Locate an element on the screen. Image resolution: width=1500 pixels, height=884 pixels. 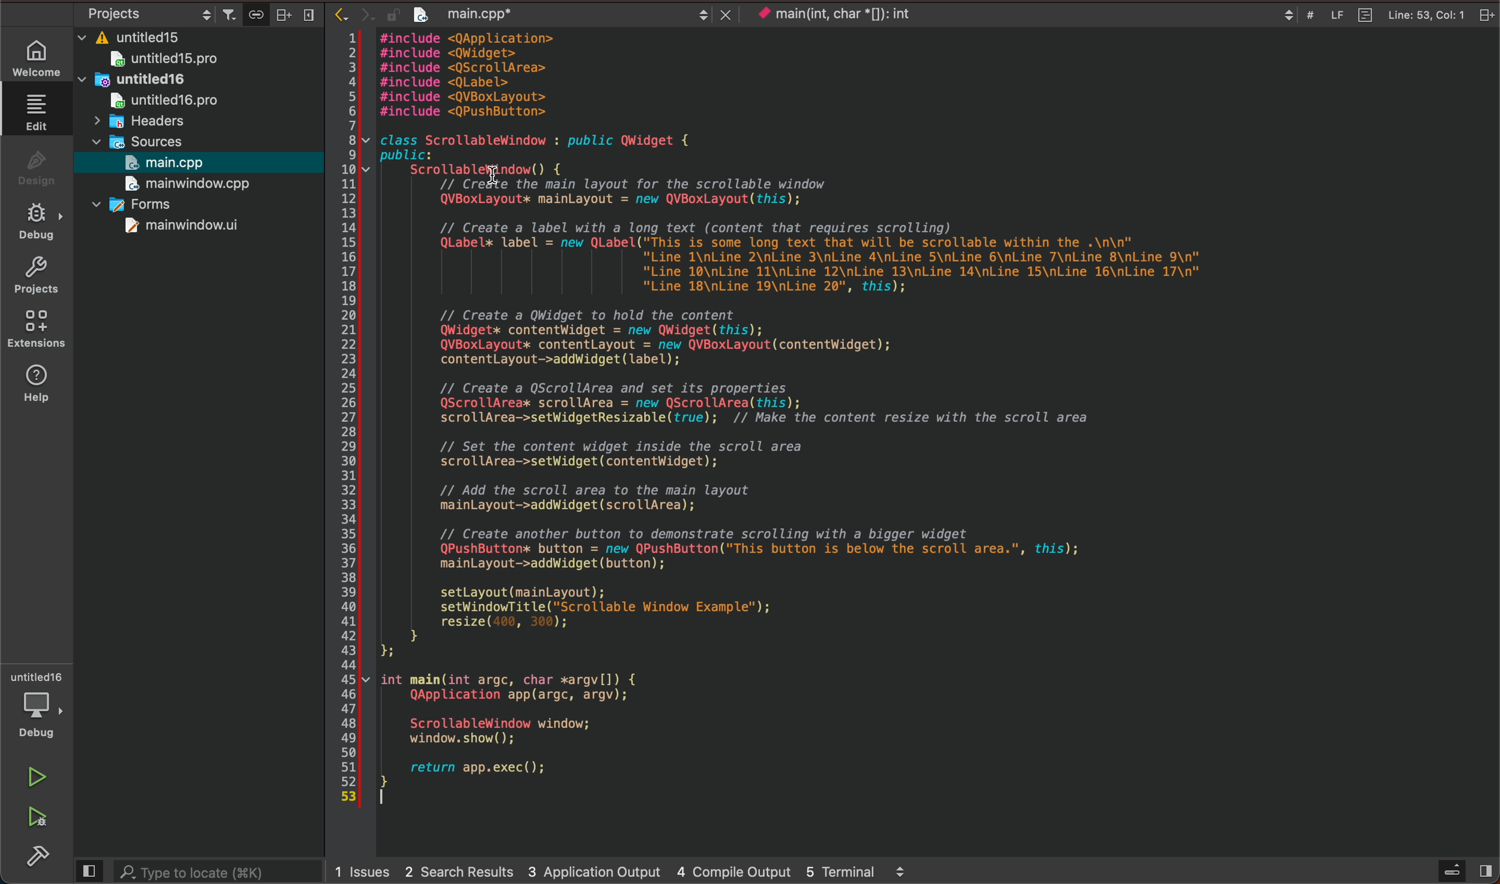
 is located at coordinates (257, 15).